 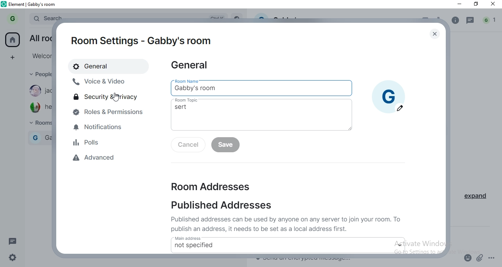 I want to click on jackmama, so click(x=49, y=90).